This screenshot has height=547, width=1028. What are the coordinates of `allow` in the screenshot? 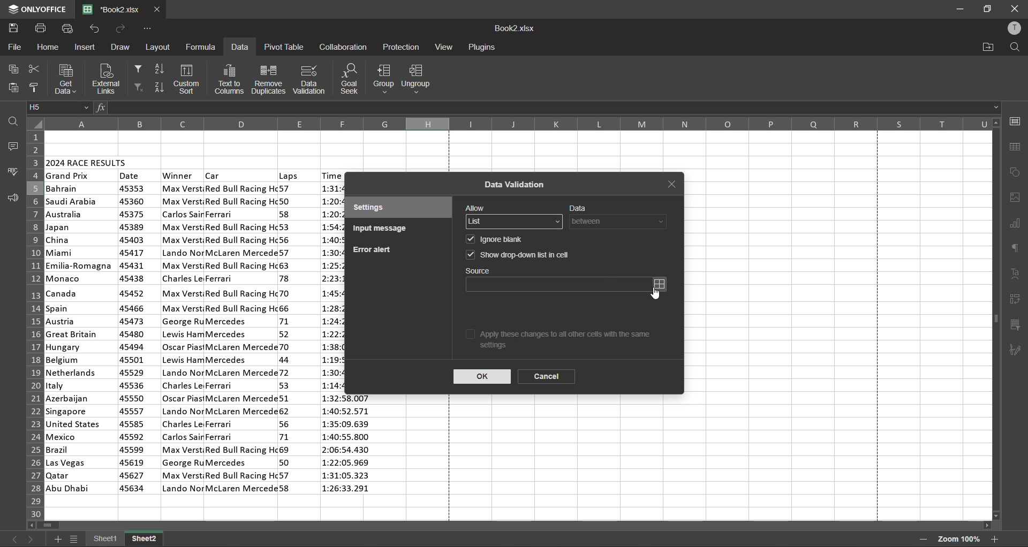 It's located at (515, 222).